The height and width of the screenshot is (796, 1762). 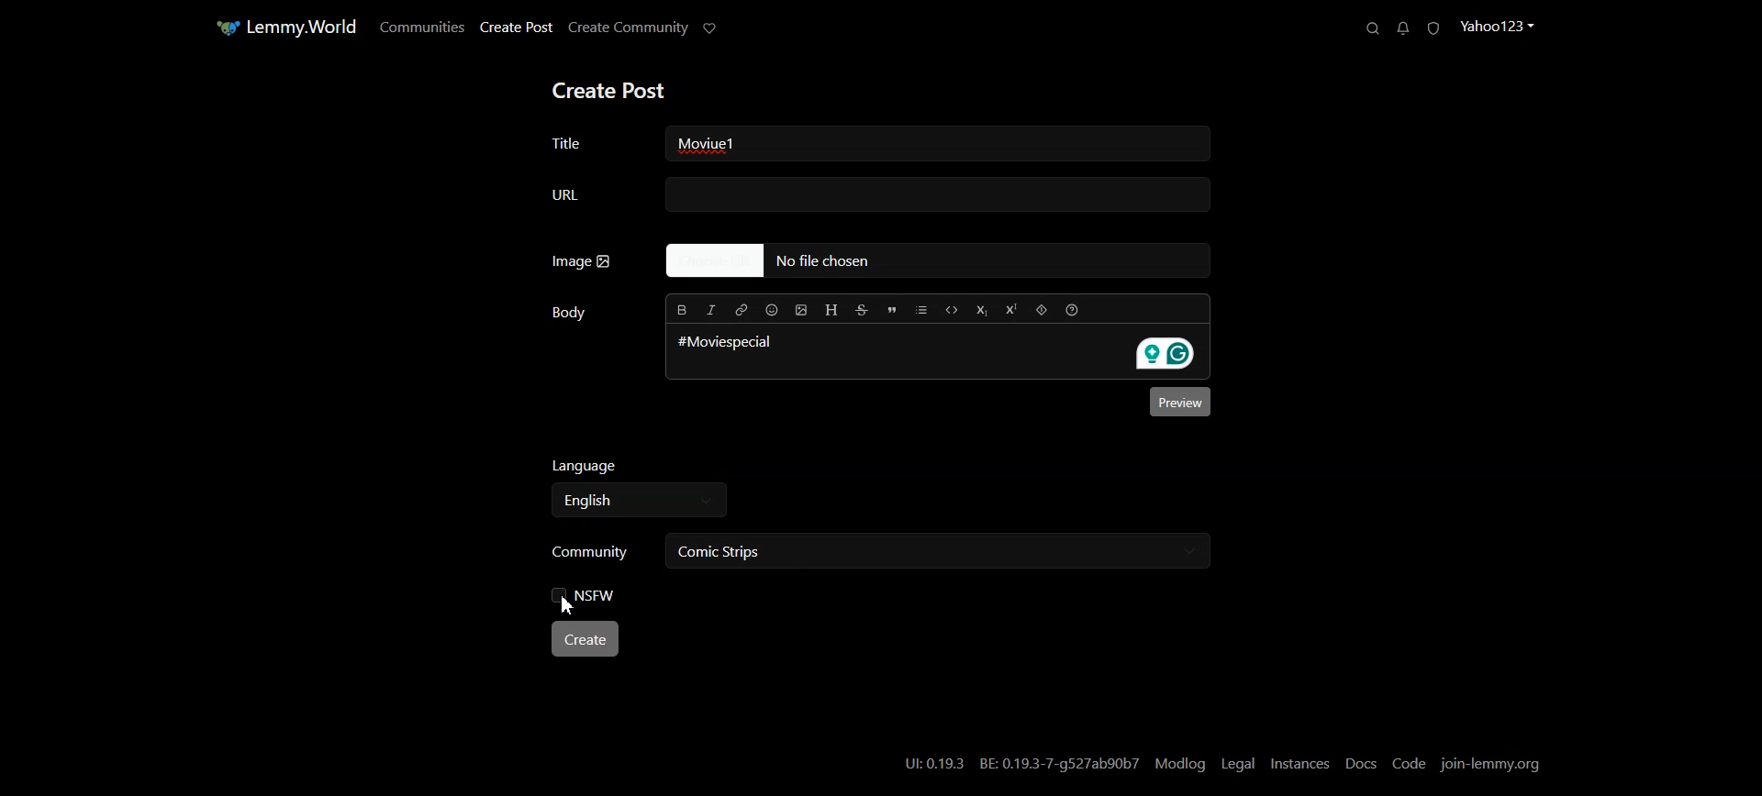 What do you see at coordinates (569, 313) in the screenshot?
I see `Body` at bounding box center [569, 313].